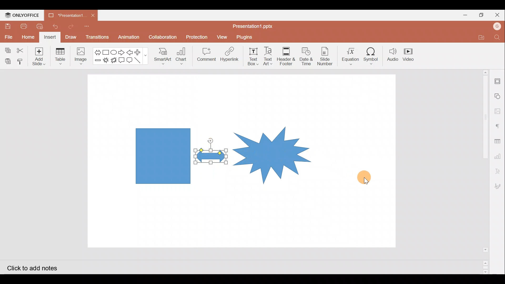 The height and width of the screenshot is (284, 505). Describe the element at coordinates (67, 15) in the screenshot. I see `Presentation1.` at that location.